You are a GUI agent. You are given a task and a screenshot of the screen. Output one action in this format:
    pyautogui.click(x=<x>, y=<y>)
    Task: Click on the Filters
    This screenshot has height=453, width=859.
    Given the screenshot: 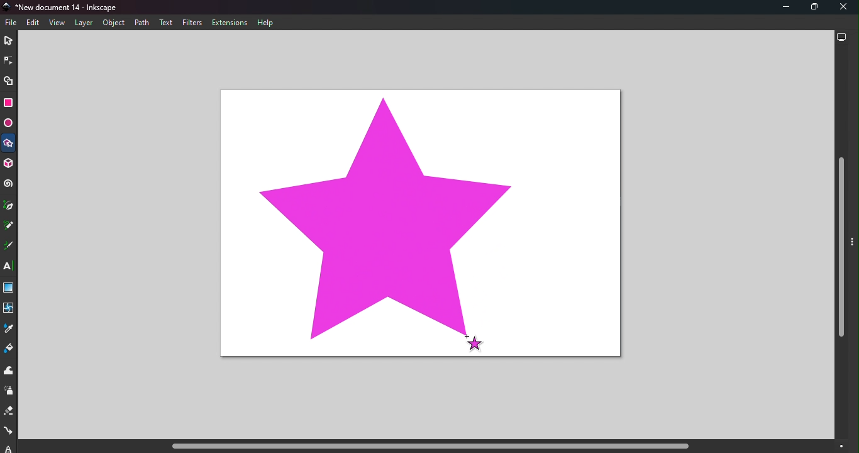 What is the action you would take?
    pyautogui.click(x=192, y=23)
    